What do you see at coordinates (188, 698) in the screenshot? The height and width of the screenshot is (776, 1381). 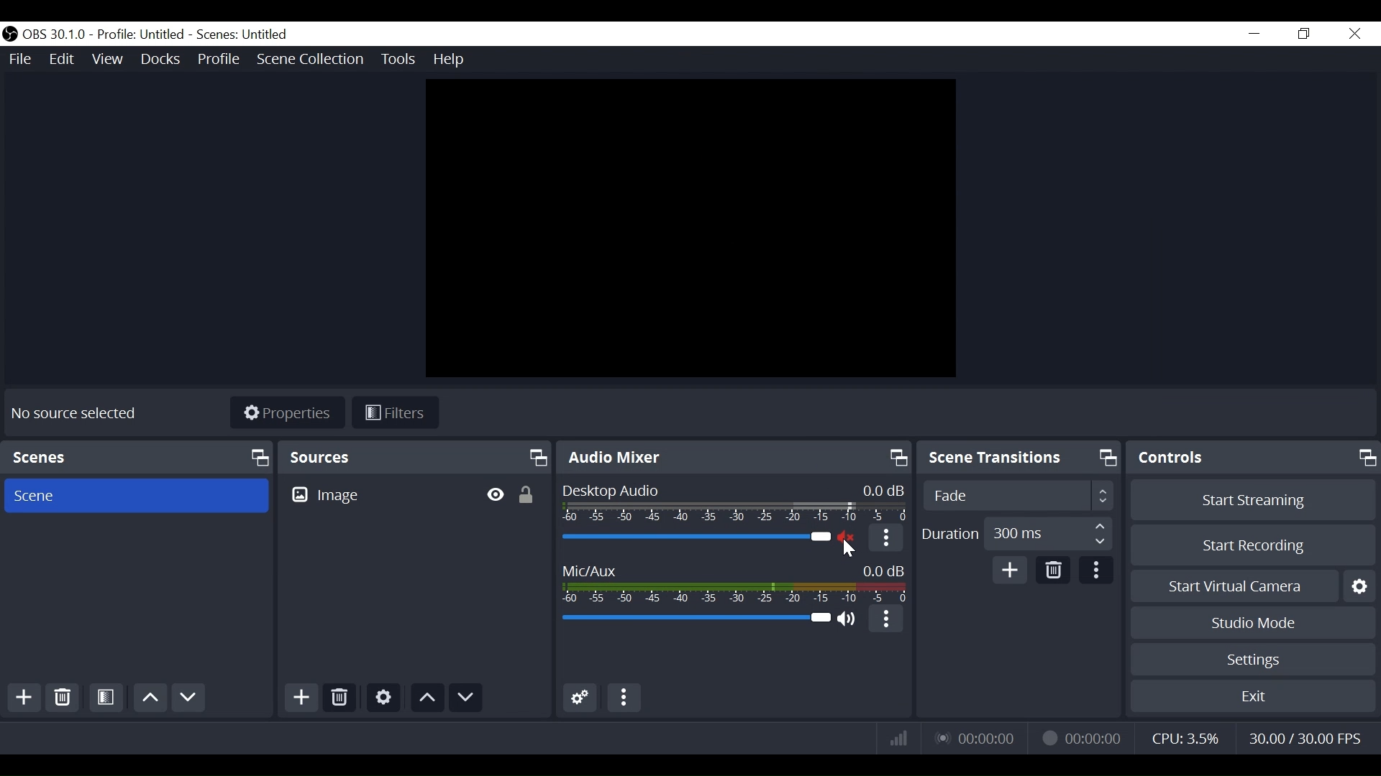 I see `Move Down` at bounding box center [188, 698].